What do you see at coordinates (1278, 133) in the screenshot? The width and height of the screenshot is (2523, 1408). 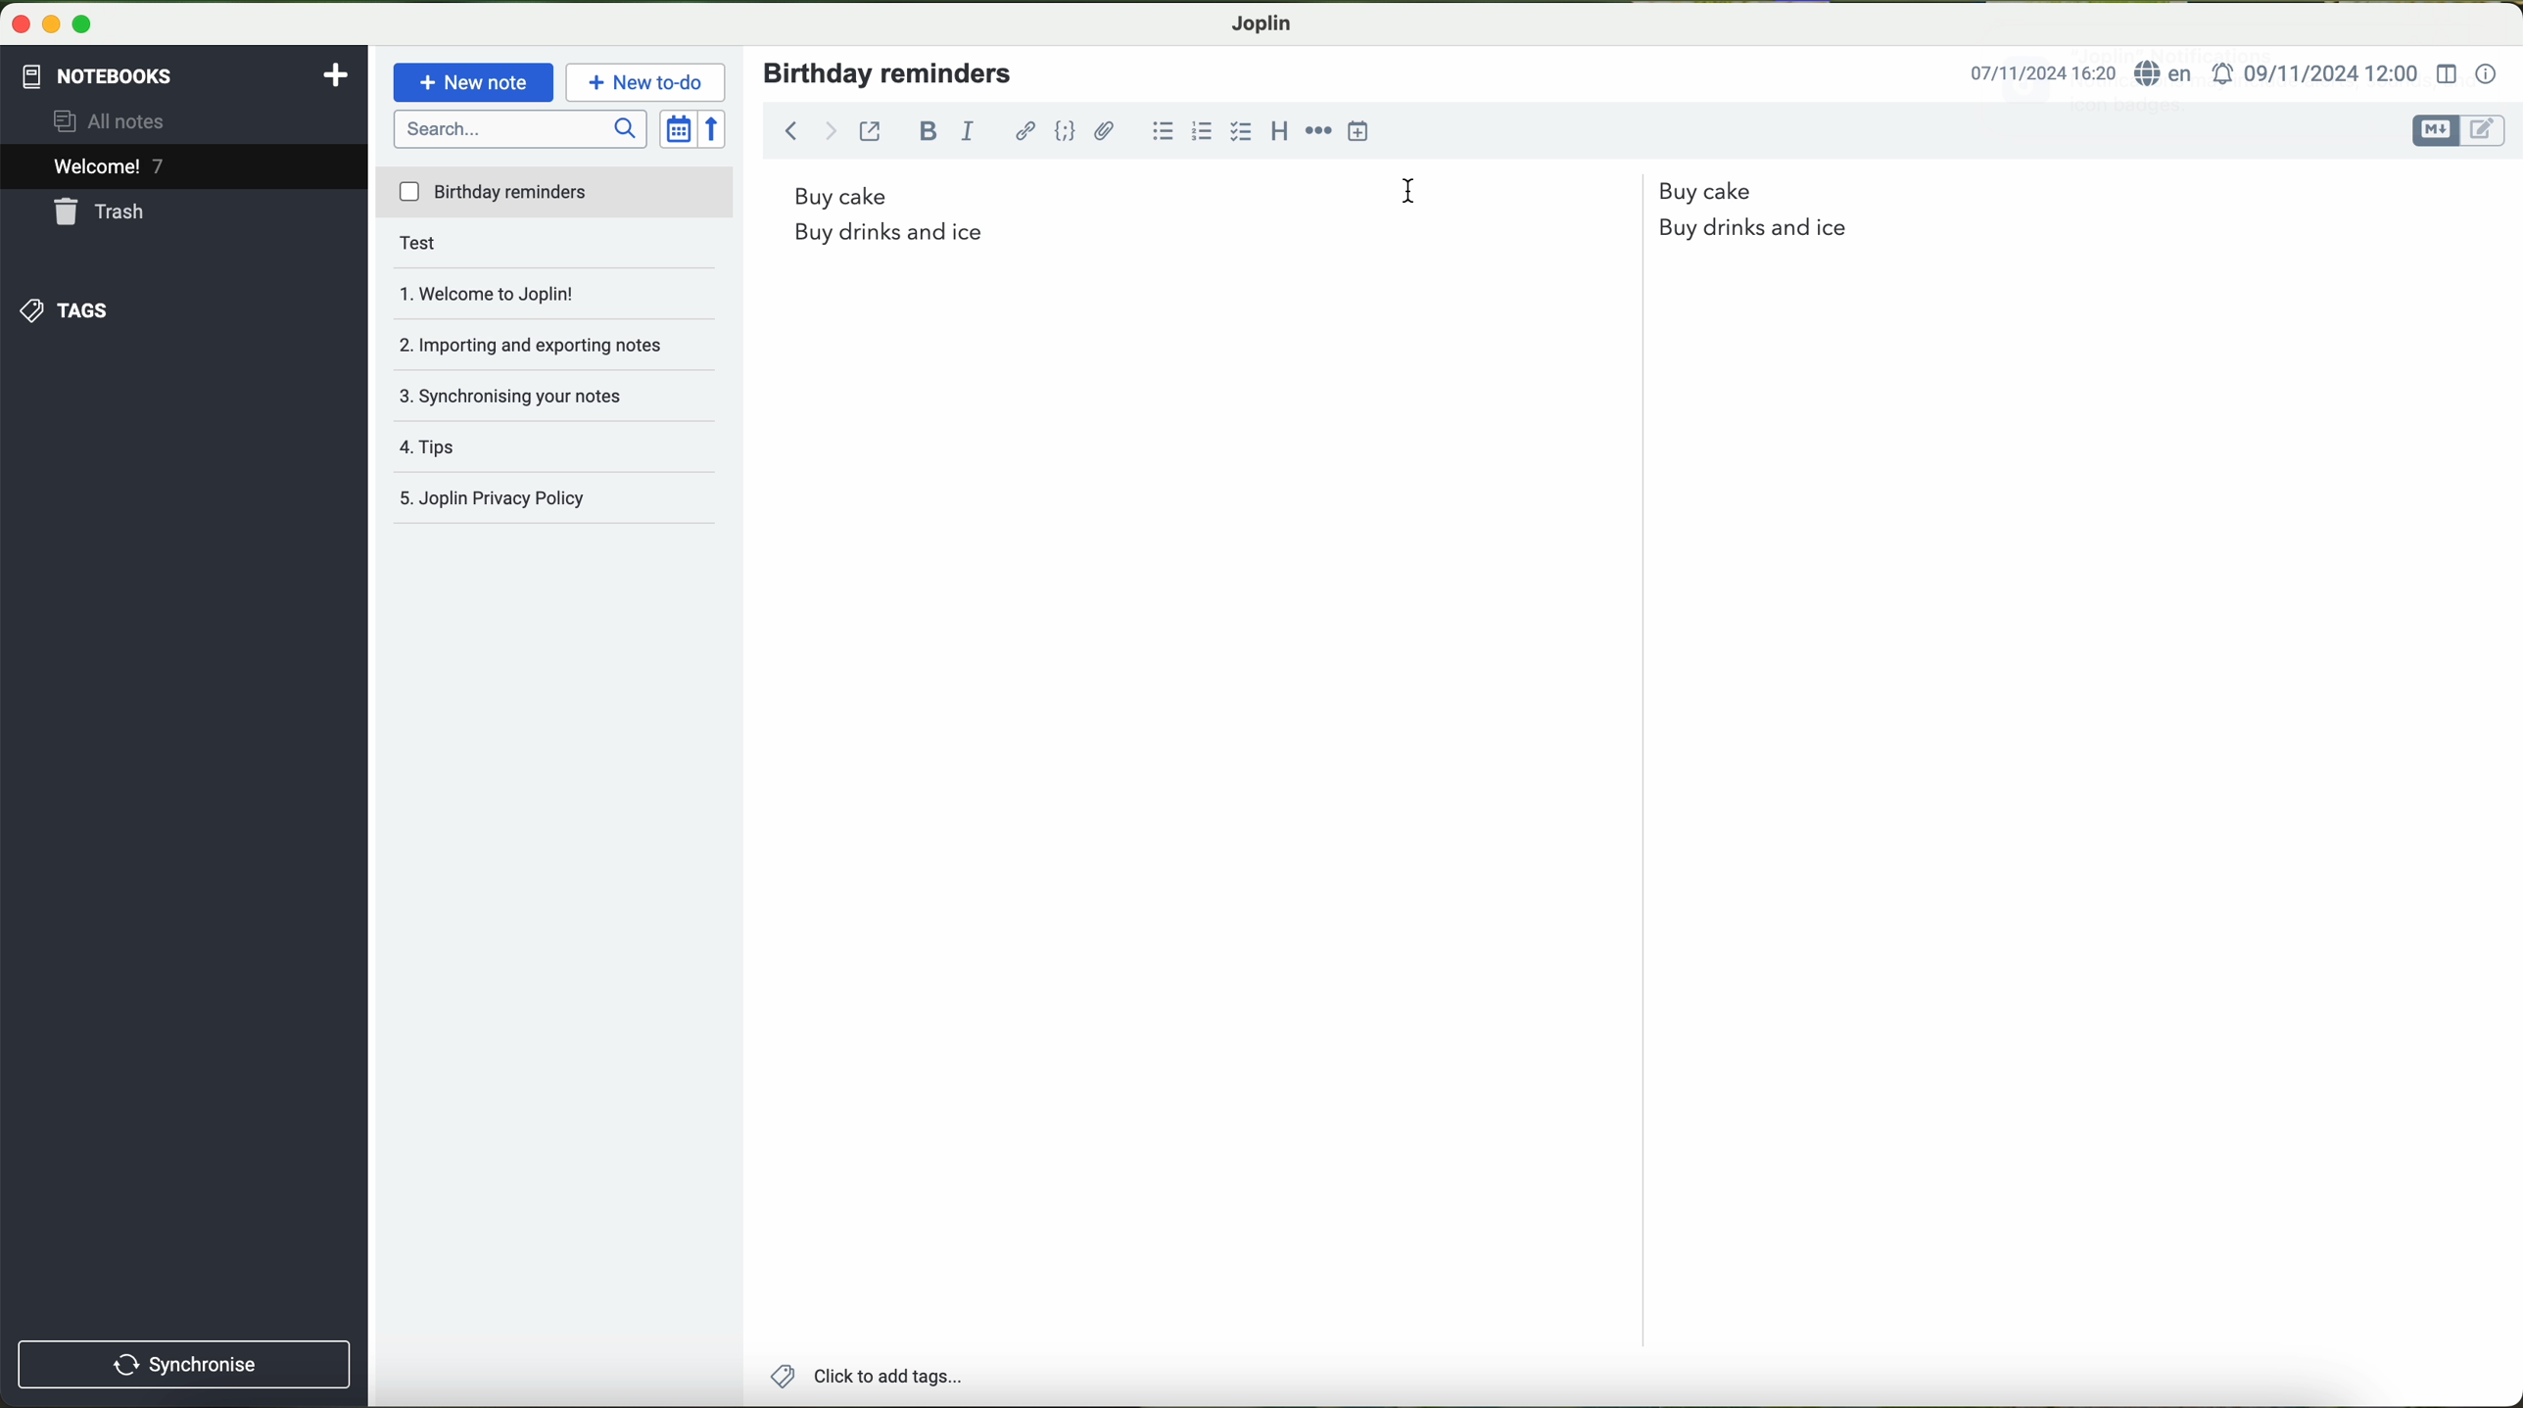 I see `heading` at bounding box center [1278, 133].